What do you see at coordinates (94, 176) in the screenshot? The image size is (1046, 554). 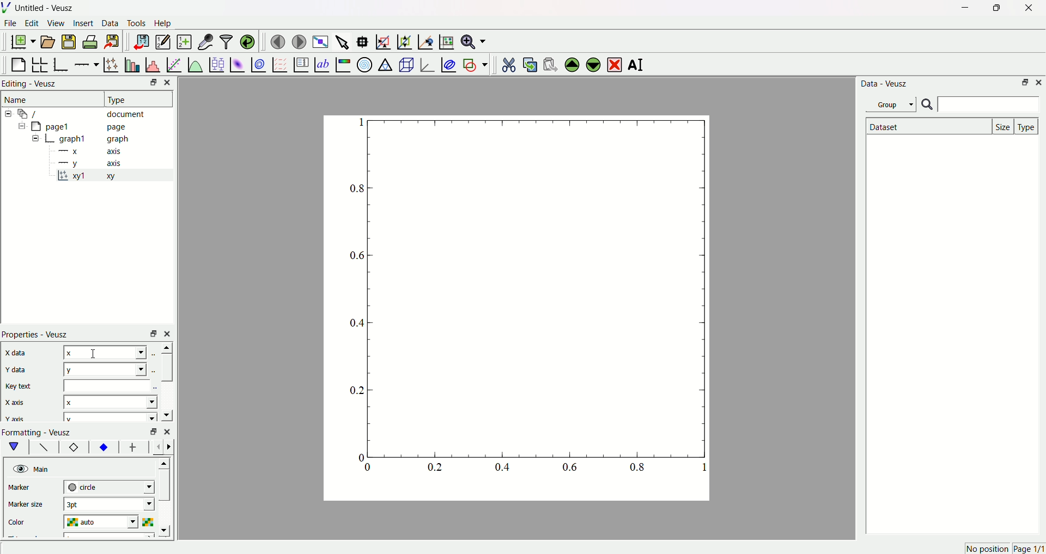 I see `xy1 xy` at bounding box center [94, 176].